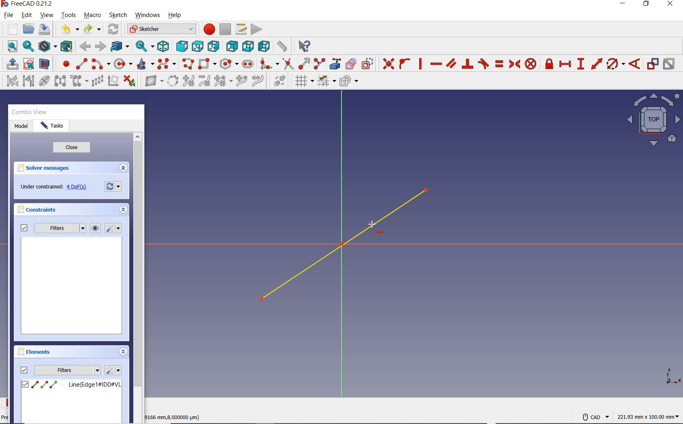 This screenshot has height=424, width=683. I want to click on BOTTOM, so click(248, 46).